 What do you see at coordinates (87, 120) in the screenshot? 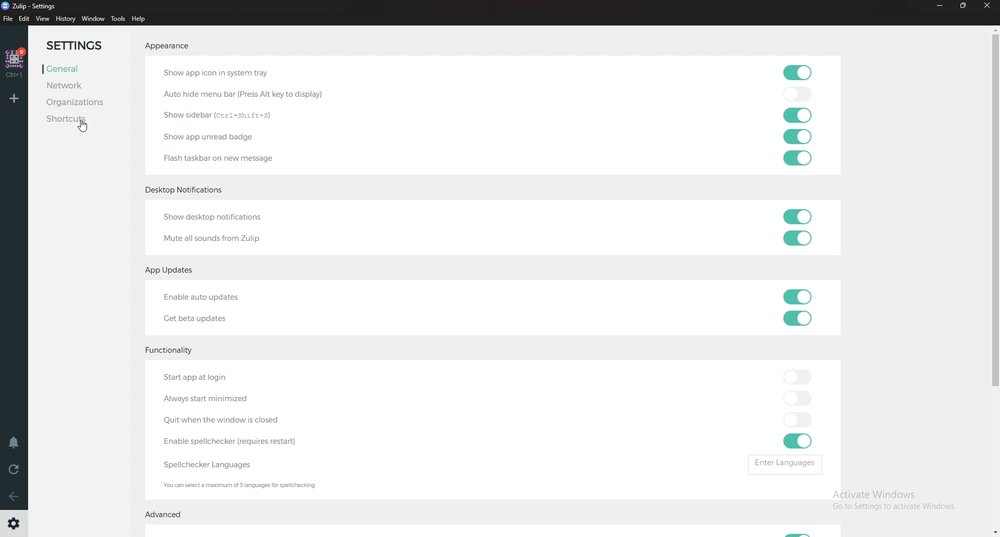
I see `Shortcuts` at bounding box center [87, 120].